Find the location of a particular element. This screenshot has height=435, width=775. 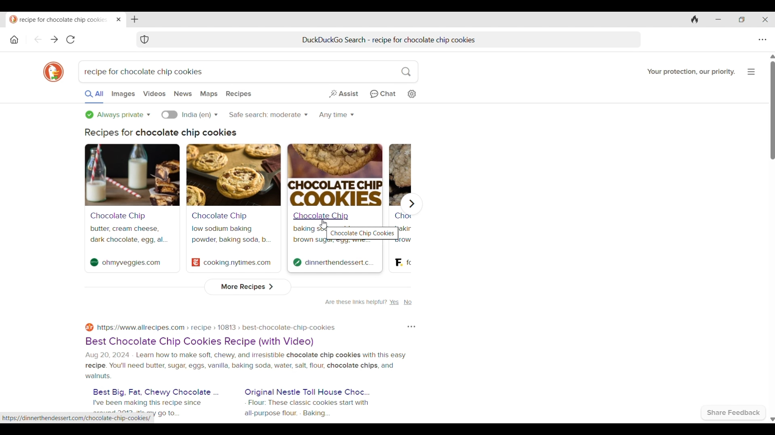

Go back is located at coordinates (38, 40).